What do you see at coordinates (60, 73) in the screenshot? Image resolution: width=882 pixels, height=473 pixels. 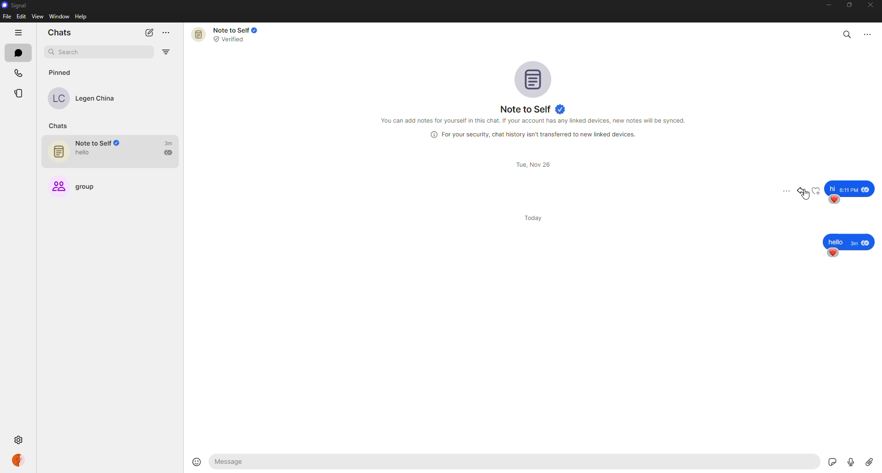 I see `pinned` at bounding box center [60, 73].